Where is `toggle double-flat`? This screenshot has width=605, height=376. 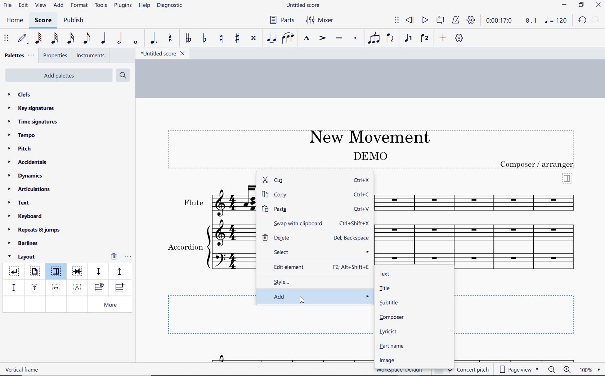 toggle double-flat is located at coordinates (188, 39).